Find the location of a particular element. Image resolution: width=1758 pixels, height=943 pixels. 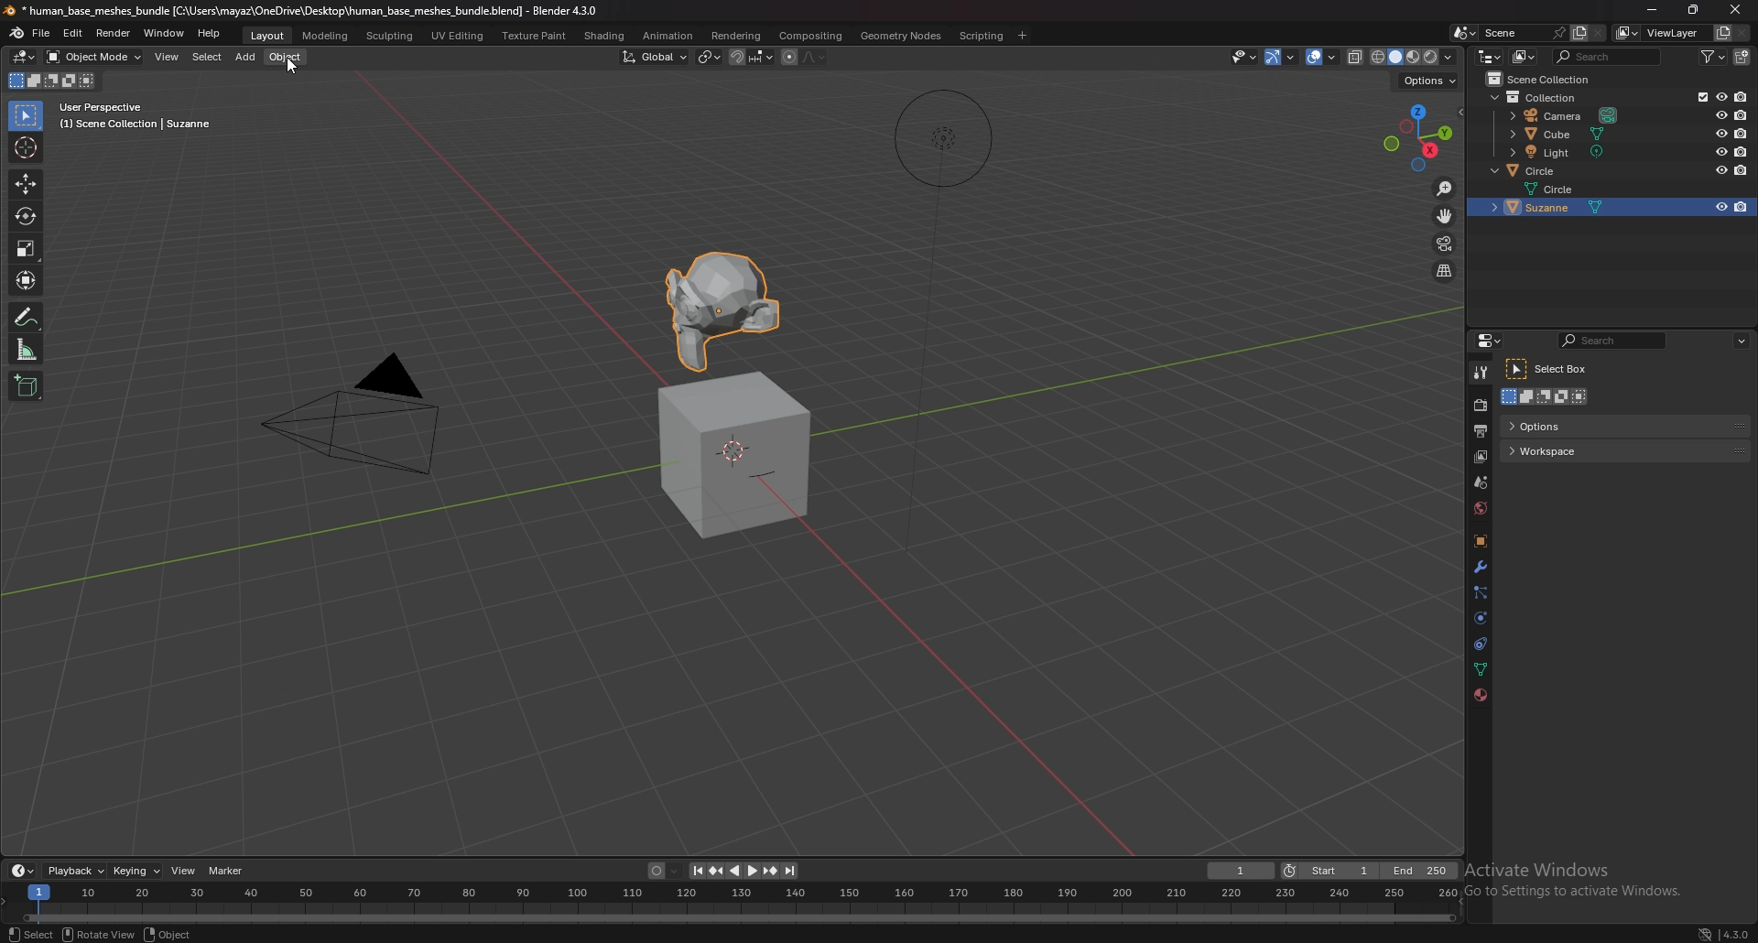

view layer is located at coordinates (1662, 32).